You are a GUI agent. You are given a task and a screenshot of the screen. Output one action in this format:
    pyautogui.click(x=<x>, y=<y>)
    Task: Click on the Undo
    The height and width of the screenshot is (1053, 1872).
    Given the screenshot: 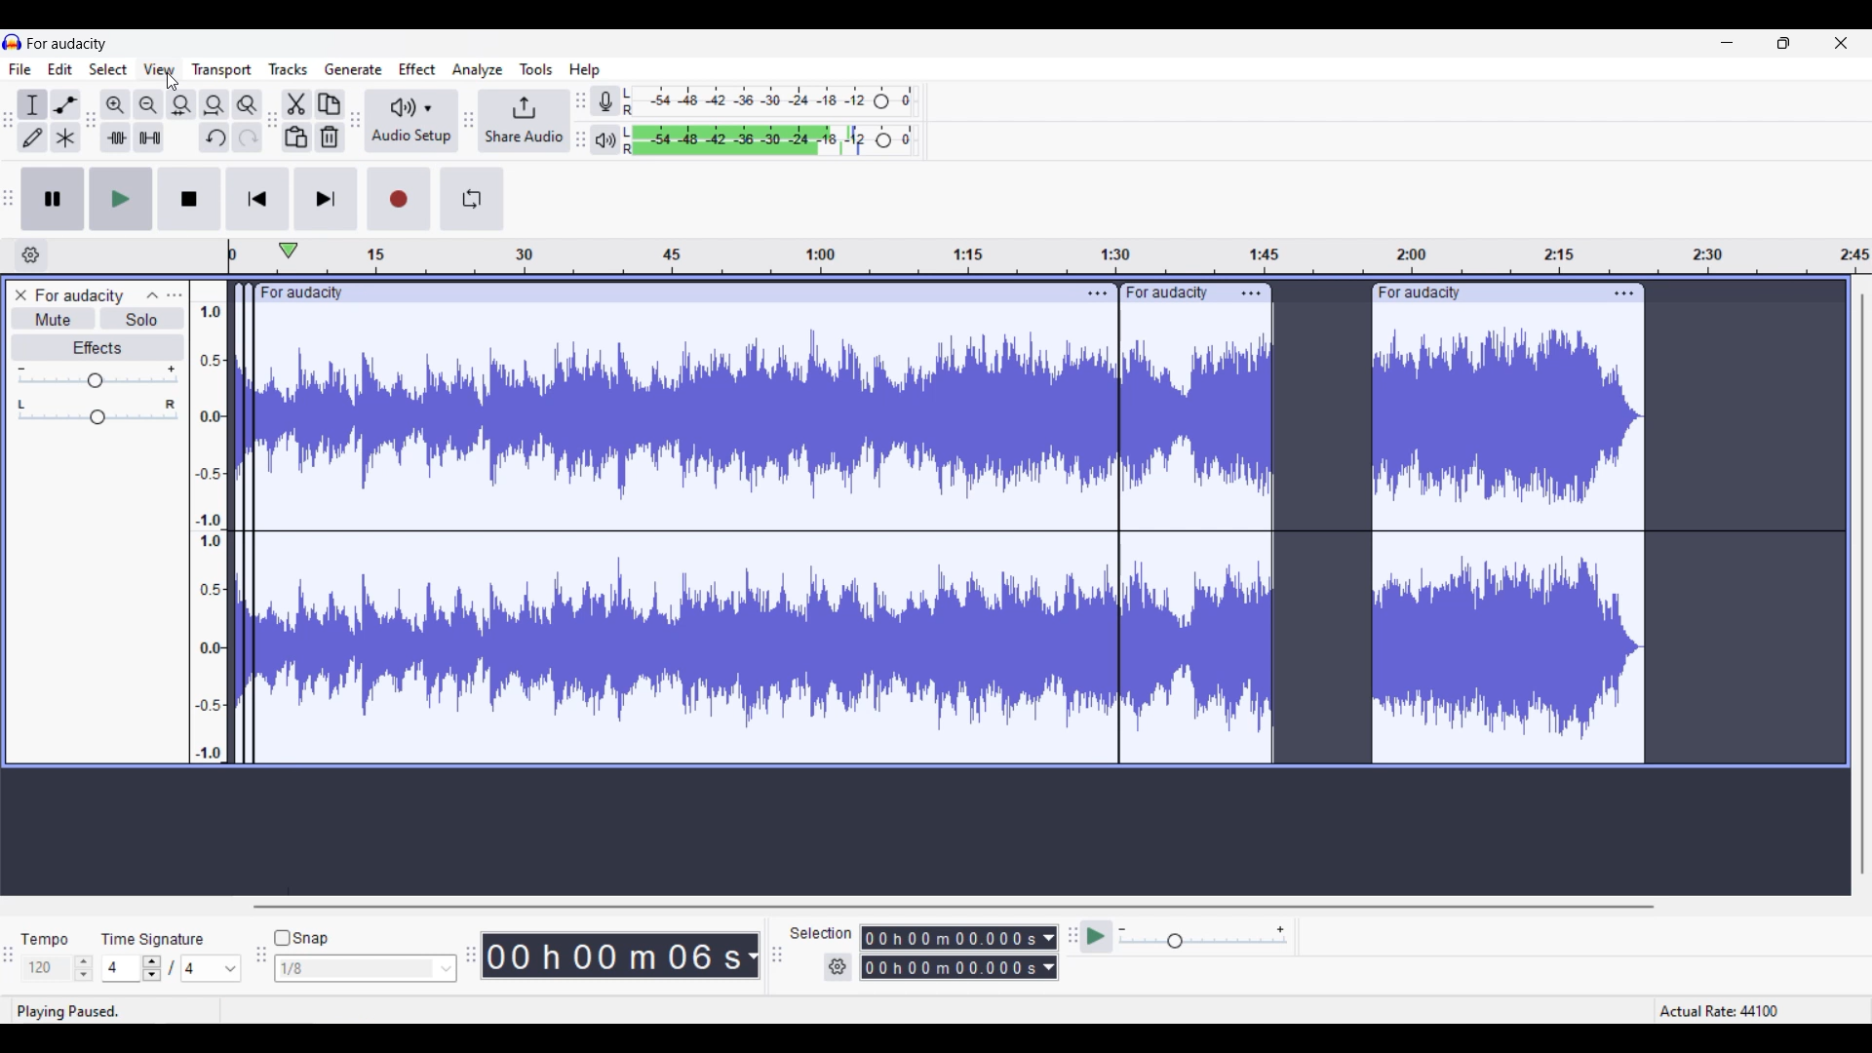 What is the action you would take?
    pyautogui.click(x=214, y=137)
    